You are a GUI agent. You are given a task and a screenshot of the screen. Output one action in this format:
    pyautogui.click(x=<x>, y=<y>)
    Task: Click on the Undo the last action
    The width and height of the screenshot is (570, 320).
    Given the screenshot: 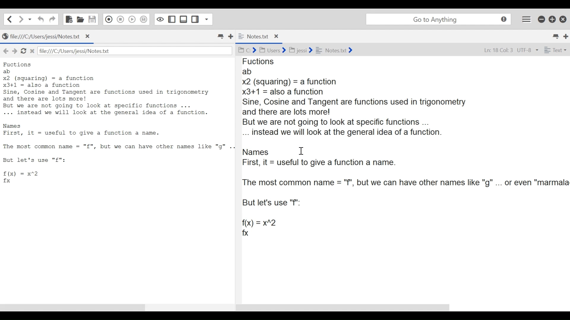 What is the action you would take?
    pyautogui.click(x=52, y=19)
    